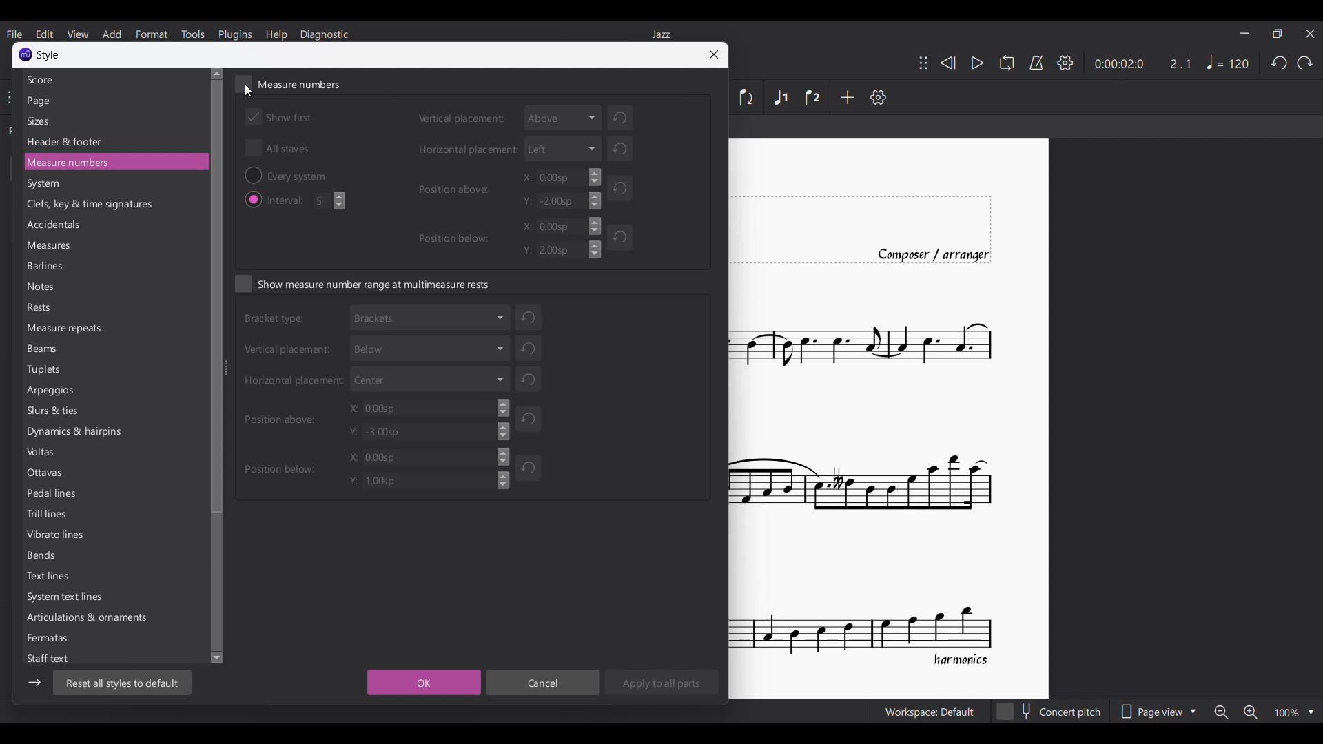 This screenshot has width=1323, height=744. I want to click on Change width of panel, so click(216, 367).